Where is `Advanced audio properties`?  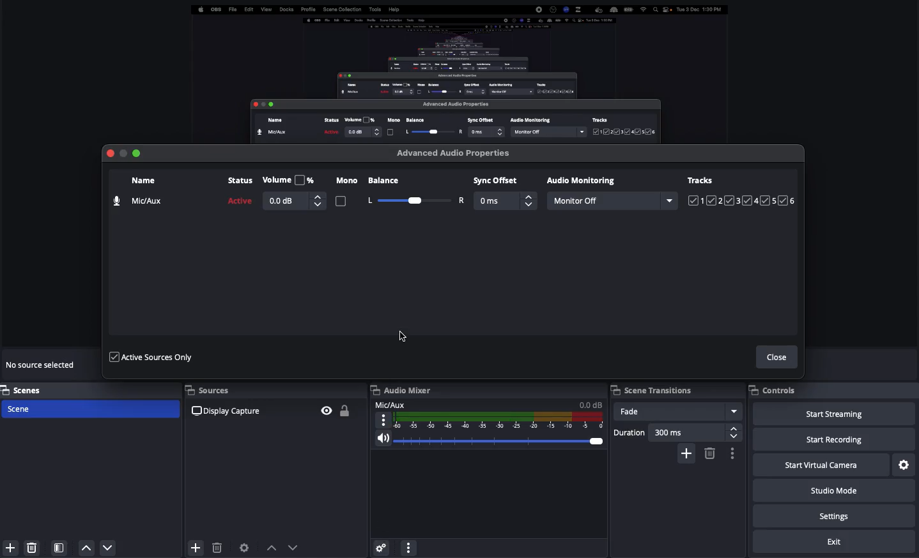
Advanced audio properties is located at coordinates (456, 154).